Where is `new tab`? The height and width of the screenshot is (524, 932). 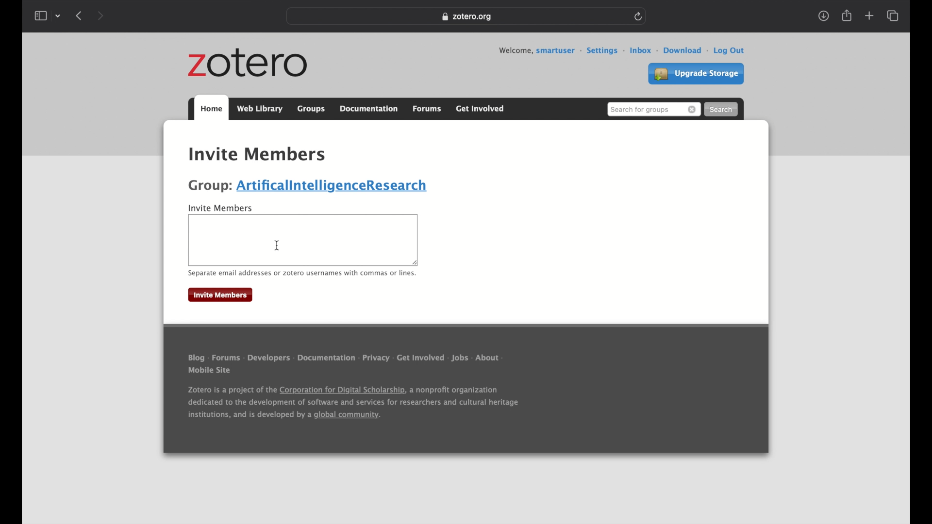 new tab is located at coordinates (869, 16).